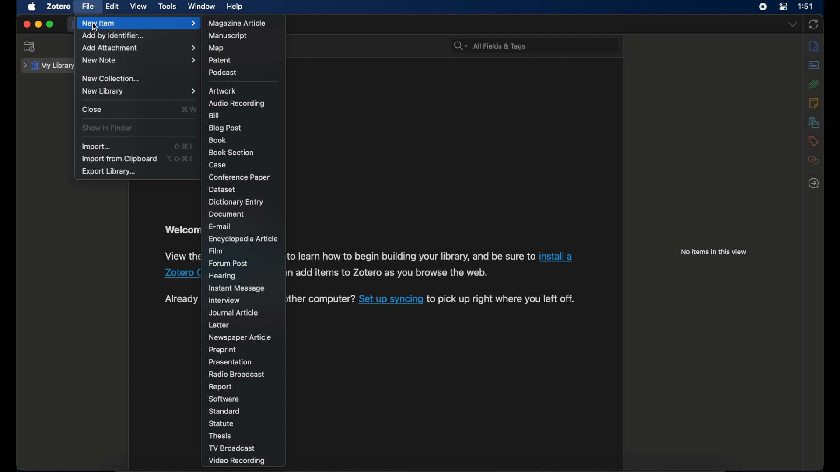 The height and width of the screenshot is (472, 840). I want to click on forum post, so click(229, 263).